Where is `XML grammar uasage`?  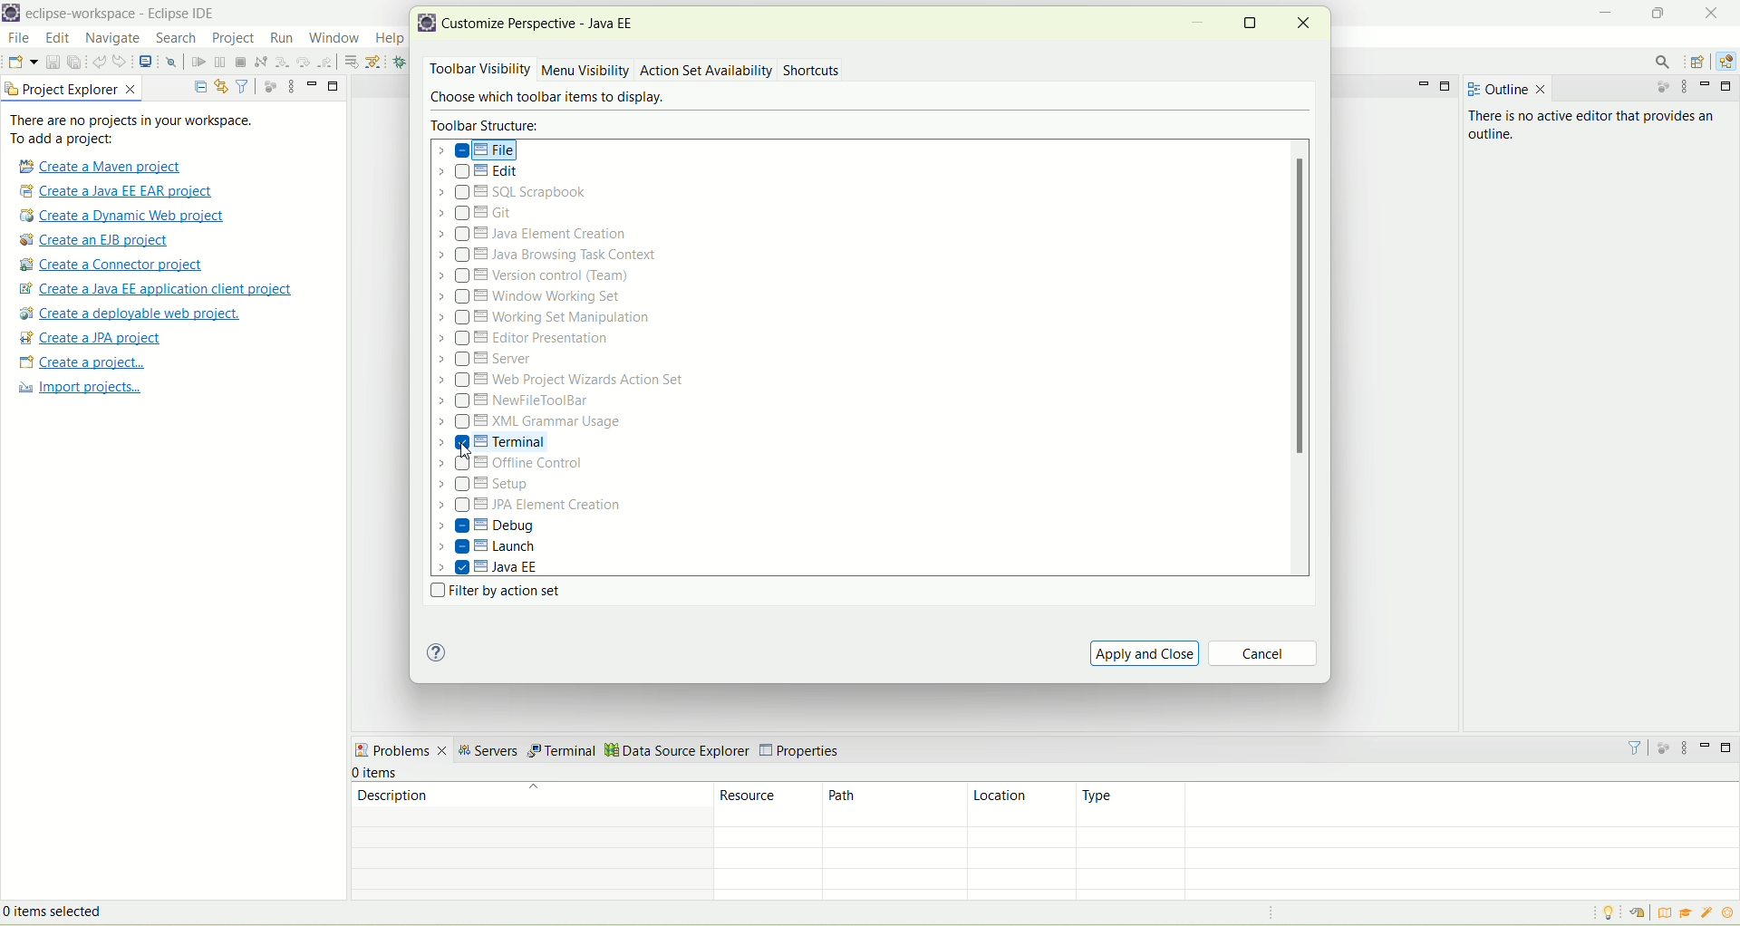
XML grammar uasage is located at coordinates (532, 423).